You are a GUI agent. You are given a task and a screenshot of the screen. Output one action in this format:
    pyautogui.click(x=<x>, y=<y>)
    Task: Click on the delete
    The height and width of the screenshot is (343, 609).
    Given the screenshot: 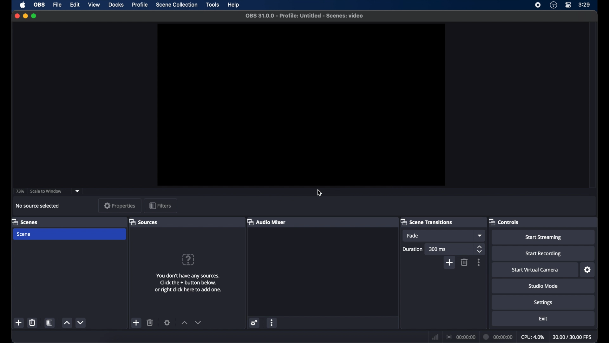 What is the action you would take?
    pyautogui.click(x=464, y=262)
    